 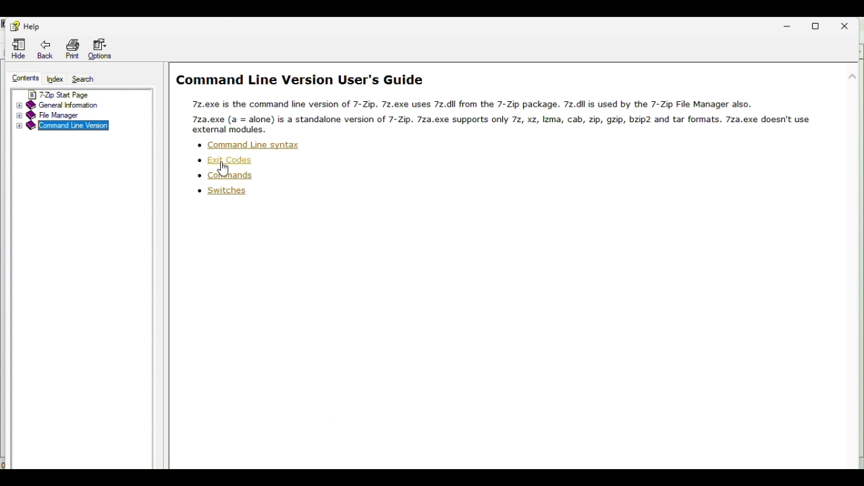 What do you see at coordinates (24, 78) in the screenshot?
I see `Contents` at bounding box center [24, 78].